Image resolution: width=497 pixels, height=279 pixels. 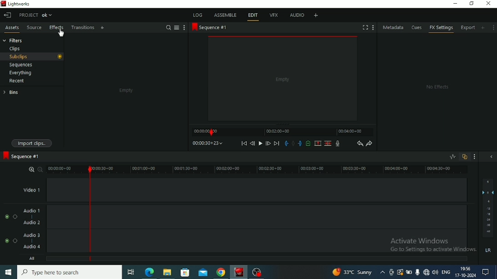 I want to click on Text "no effects", so click(x=436, y=87).